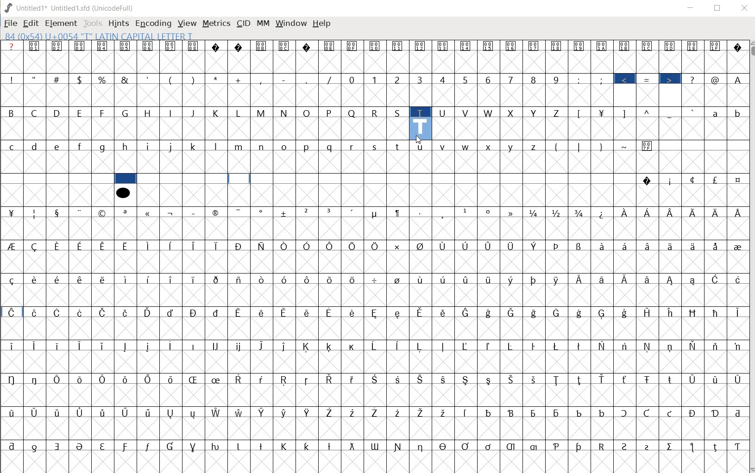 This screenshot has height=473, width=755. I want to click on Symbol, so click(736, 47).